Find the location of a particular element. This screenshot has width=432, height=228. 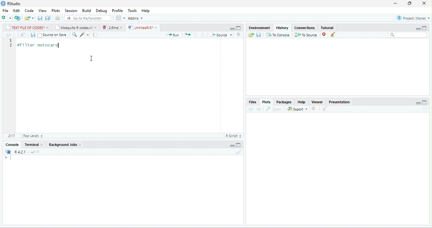

new file is located at coordinates (7, 18).